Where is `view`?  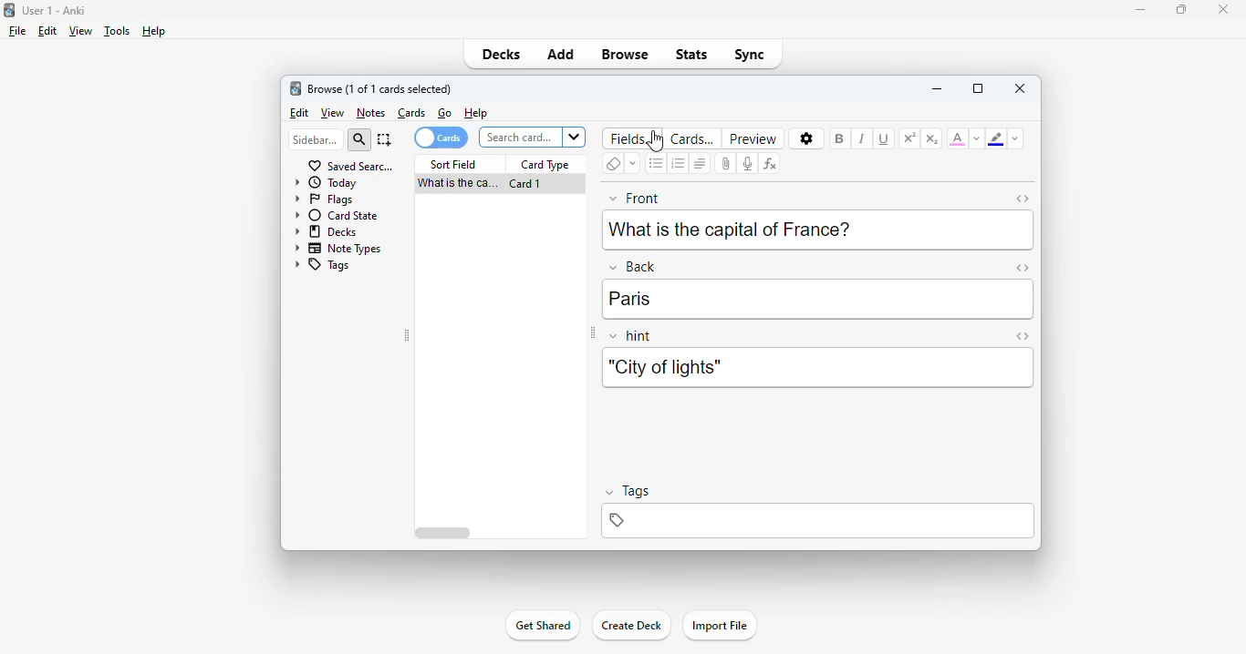
view is located at coordinates (80, 30).